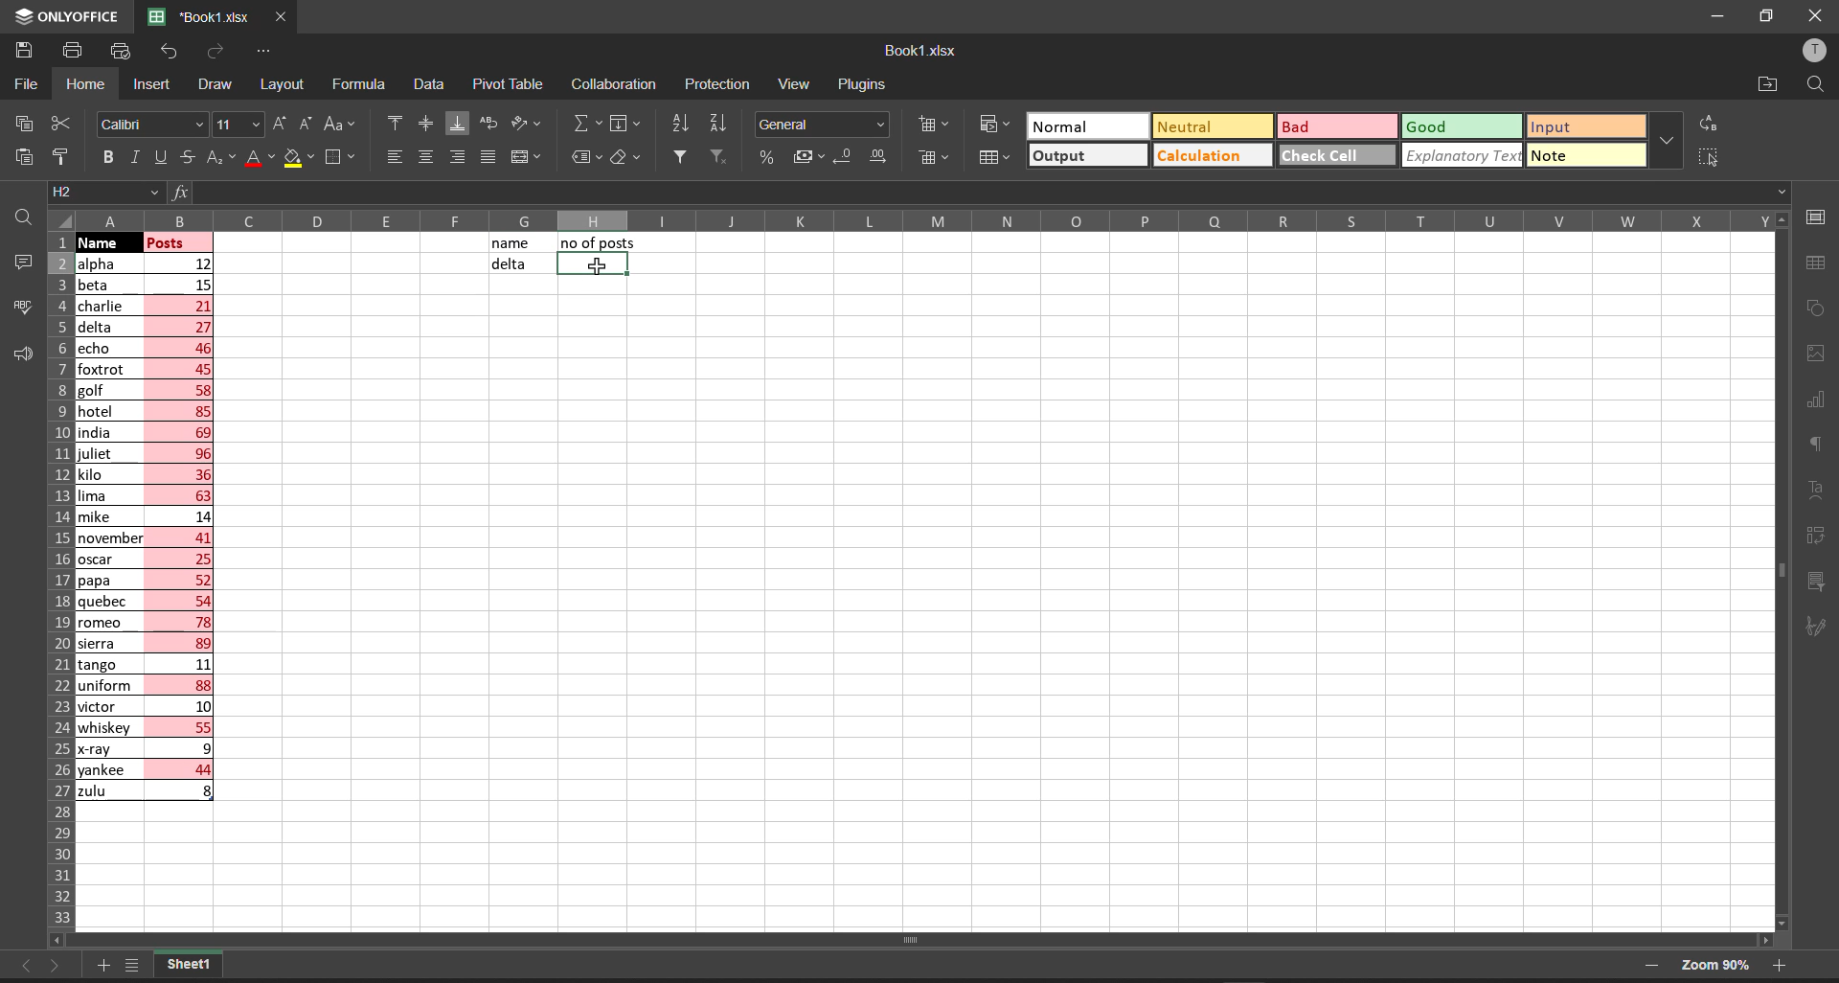  I want to click on align bottom, so click(457, 123).